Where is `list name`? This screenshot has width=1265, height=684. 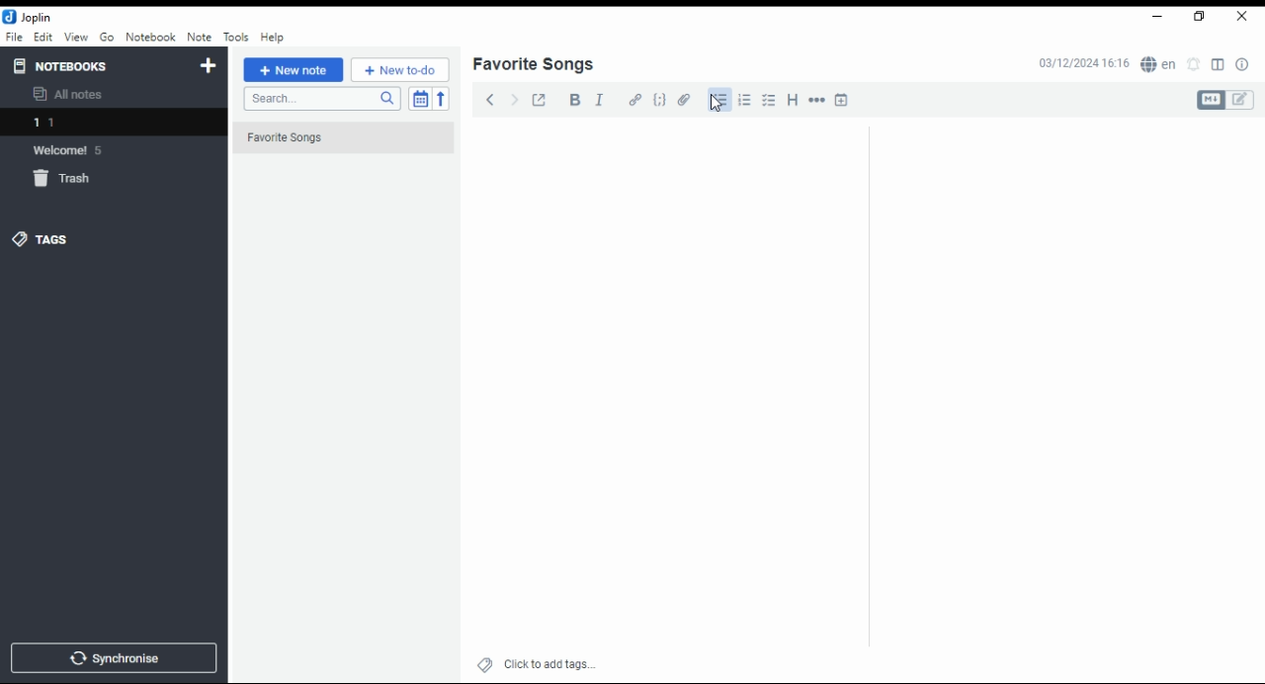
list name is located at coordinates (533, 65).